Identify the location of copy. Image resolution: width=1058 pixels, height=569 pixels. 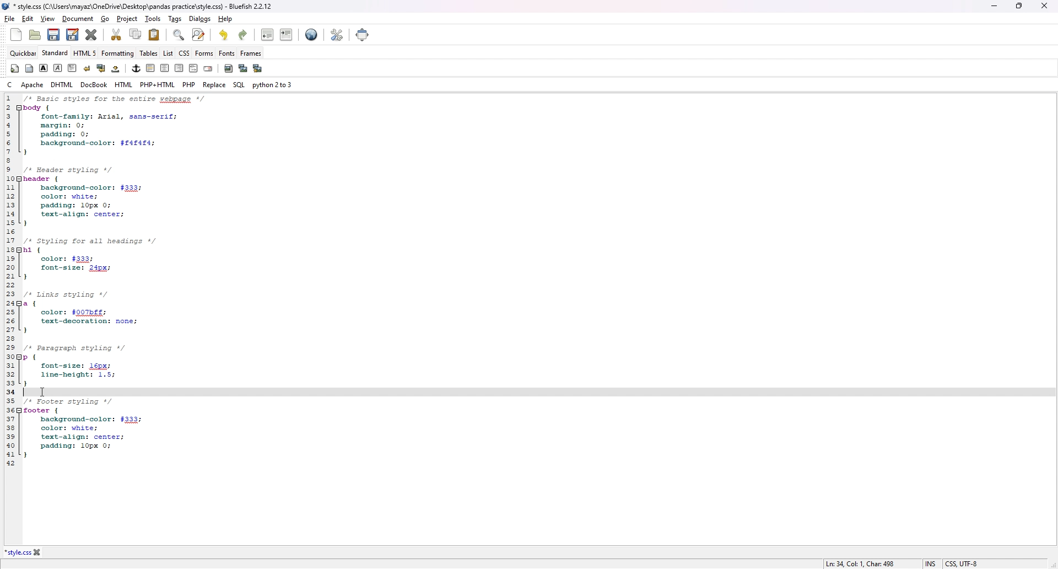
(137, 34).